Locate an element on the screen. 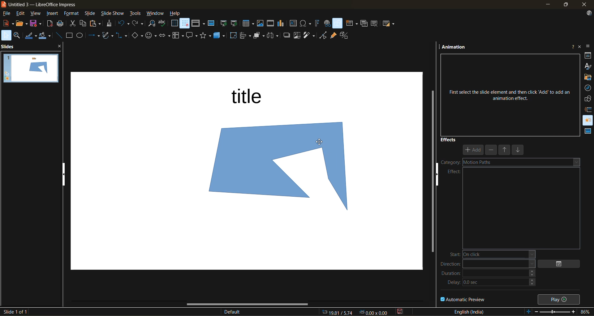  copy is located at coordinates (84, 24).